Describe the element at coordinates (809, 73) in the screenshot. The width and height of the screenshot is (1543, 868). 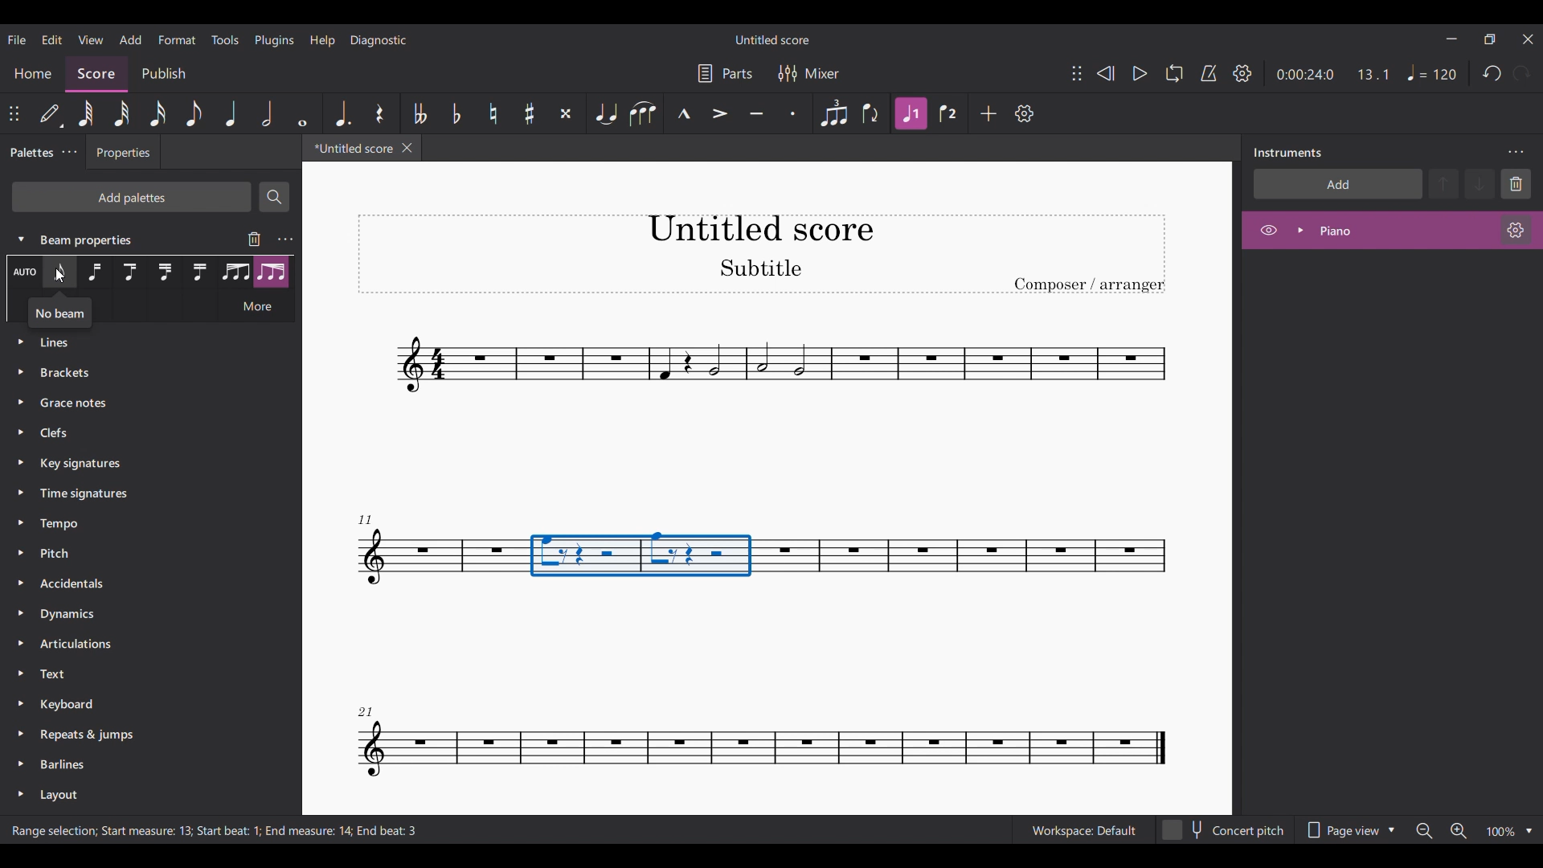
I see `Mixer settings` at that location.